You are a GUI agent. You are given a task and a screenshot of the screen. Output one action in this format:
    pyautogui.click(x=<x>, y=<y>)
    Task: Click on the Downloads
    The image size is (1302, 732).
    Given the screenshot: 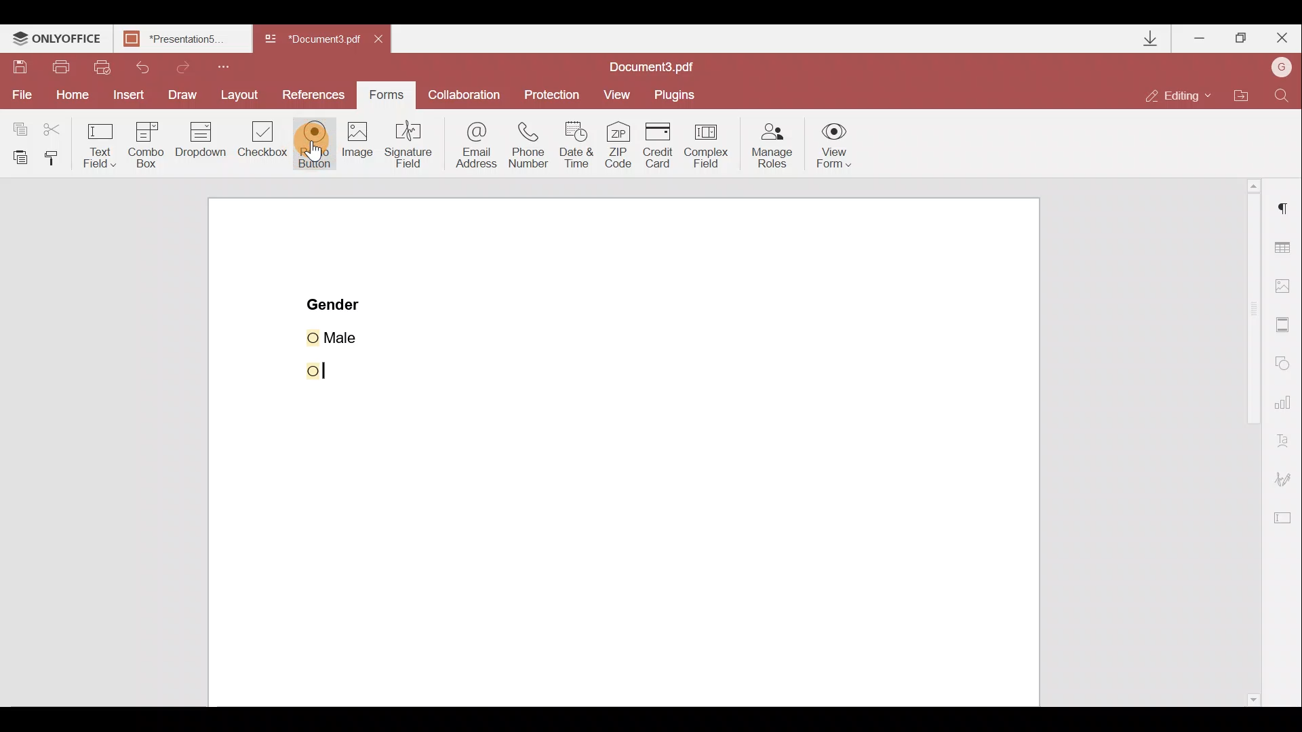 What is the action you would take?
    pyautogui.click(x=1143, y=37)
    